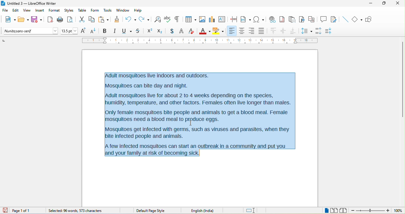 This screenshot has height=214, width=405. What do you see at coordinates (149, 31) in the screenshot?
I see `Superscript` at bounding box center [149, 31].